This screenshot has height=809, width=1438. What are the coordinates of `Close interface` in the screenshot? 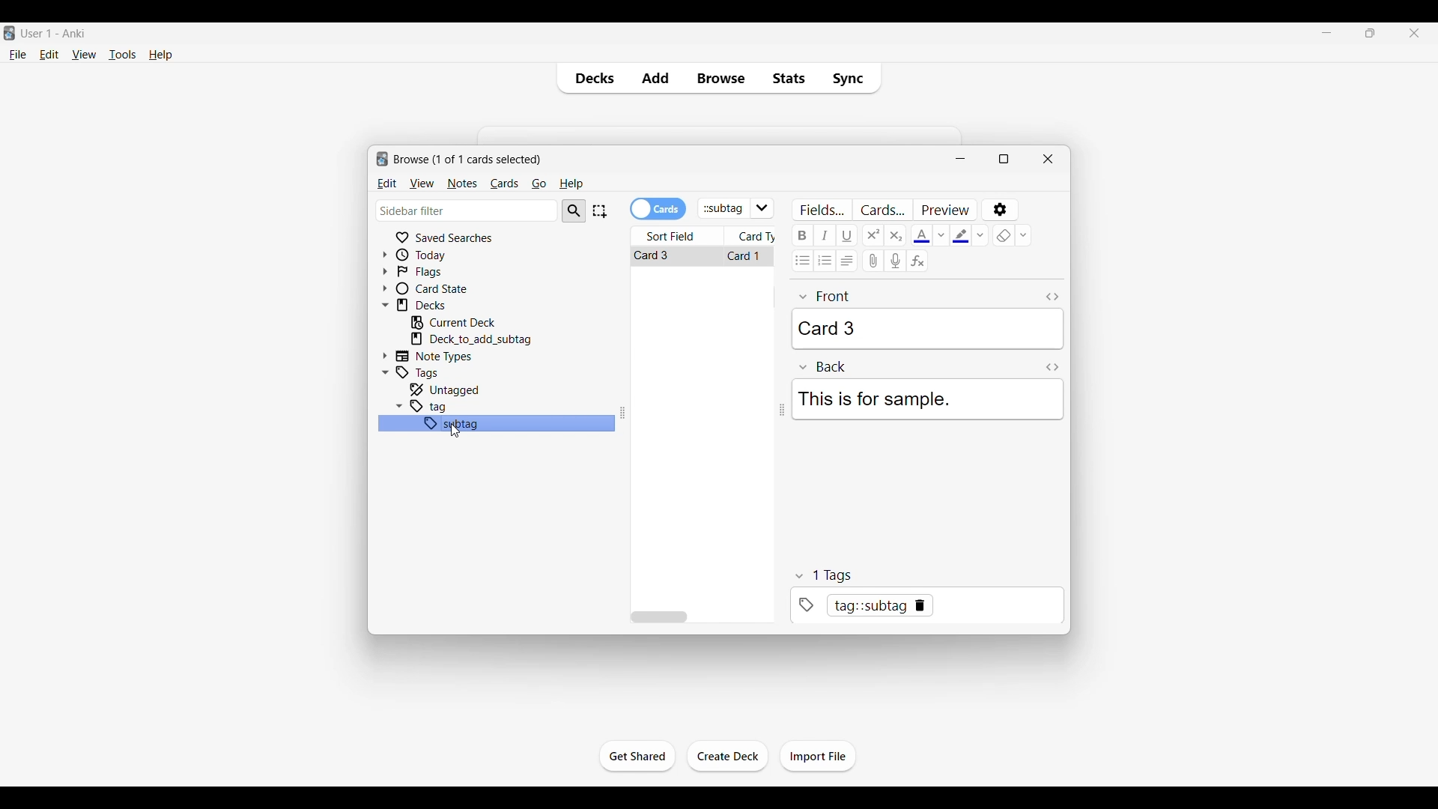 It's located at (1414, 33).